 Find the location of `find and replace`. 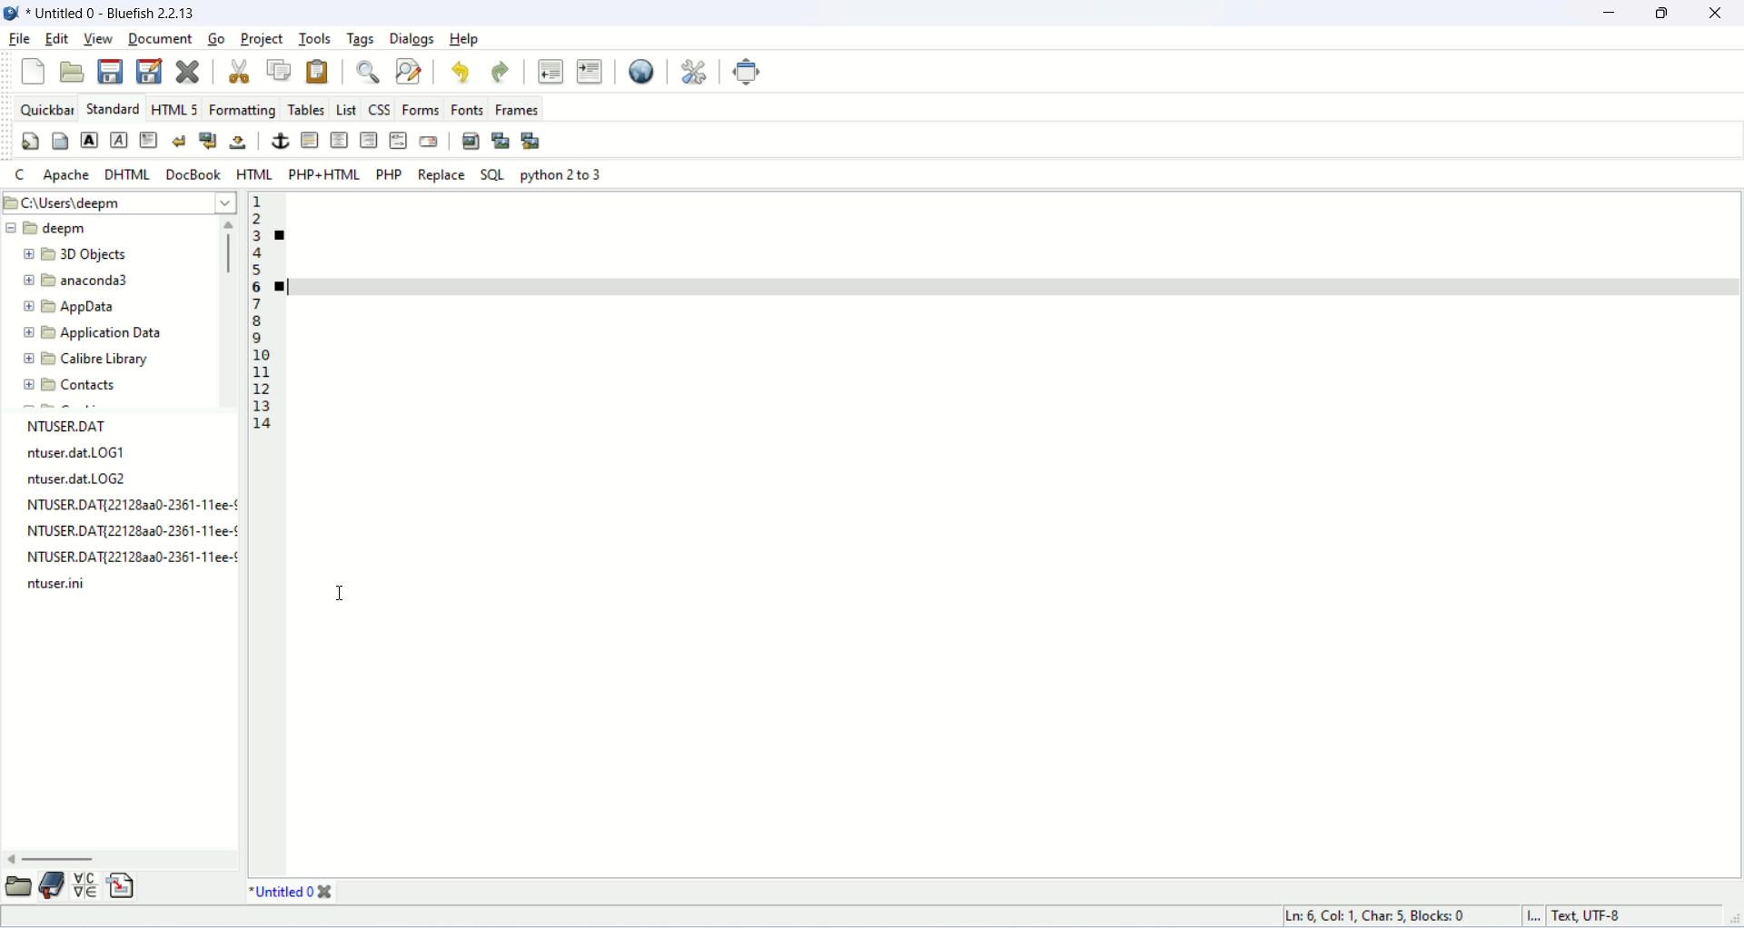

find and replace is located at coordinates (410, 71).